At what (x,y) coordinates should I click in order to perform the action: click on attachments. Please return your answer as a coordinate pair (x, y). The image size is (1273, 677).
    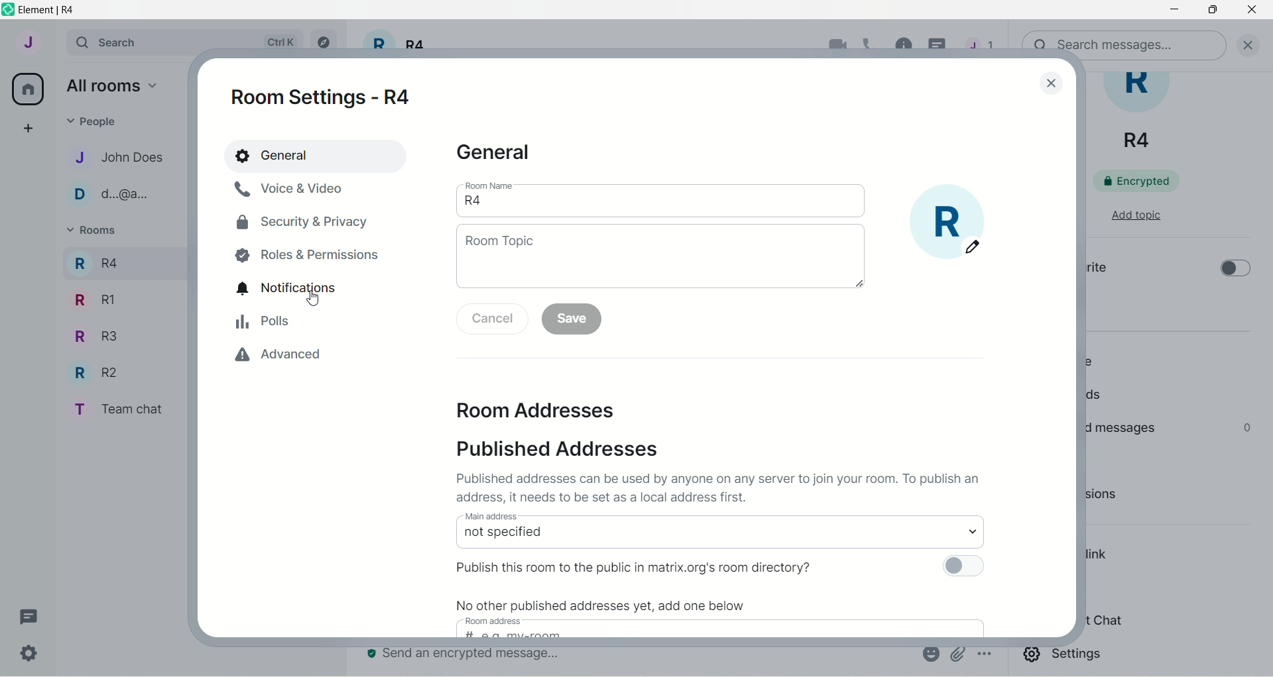
    Looking at the image, I should click on (957, 654).